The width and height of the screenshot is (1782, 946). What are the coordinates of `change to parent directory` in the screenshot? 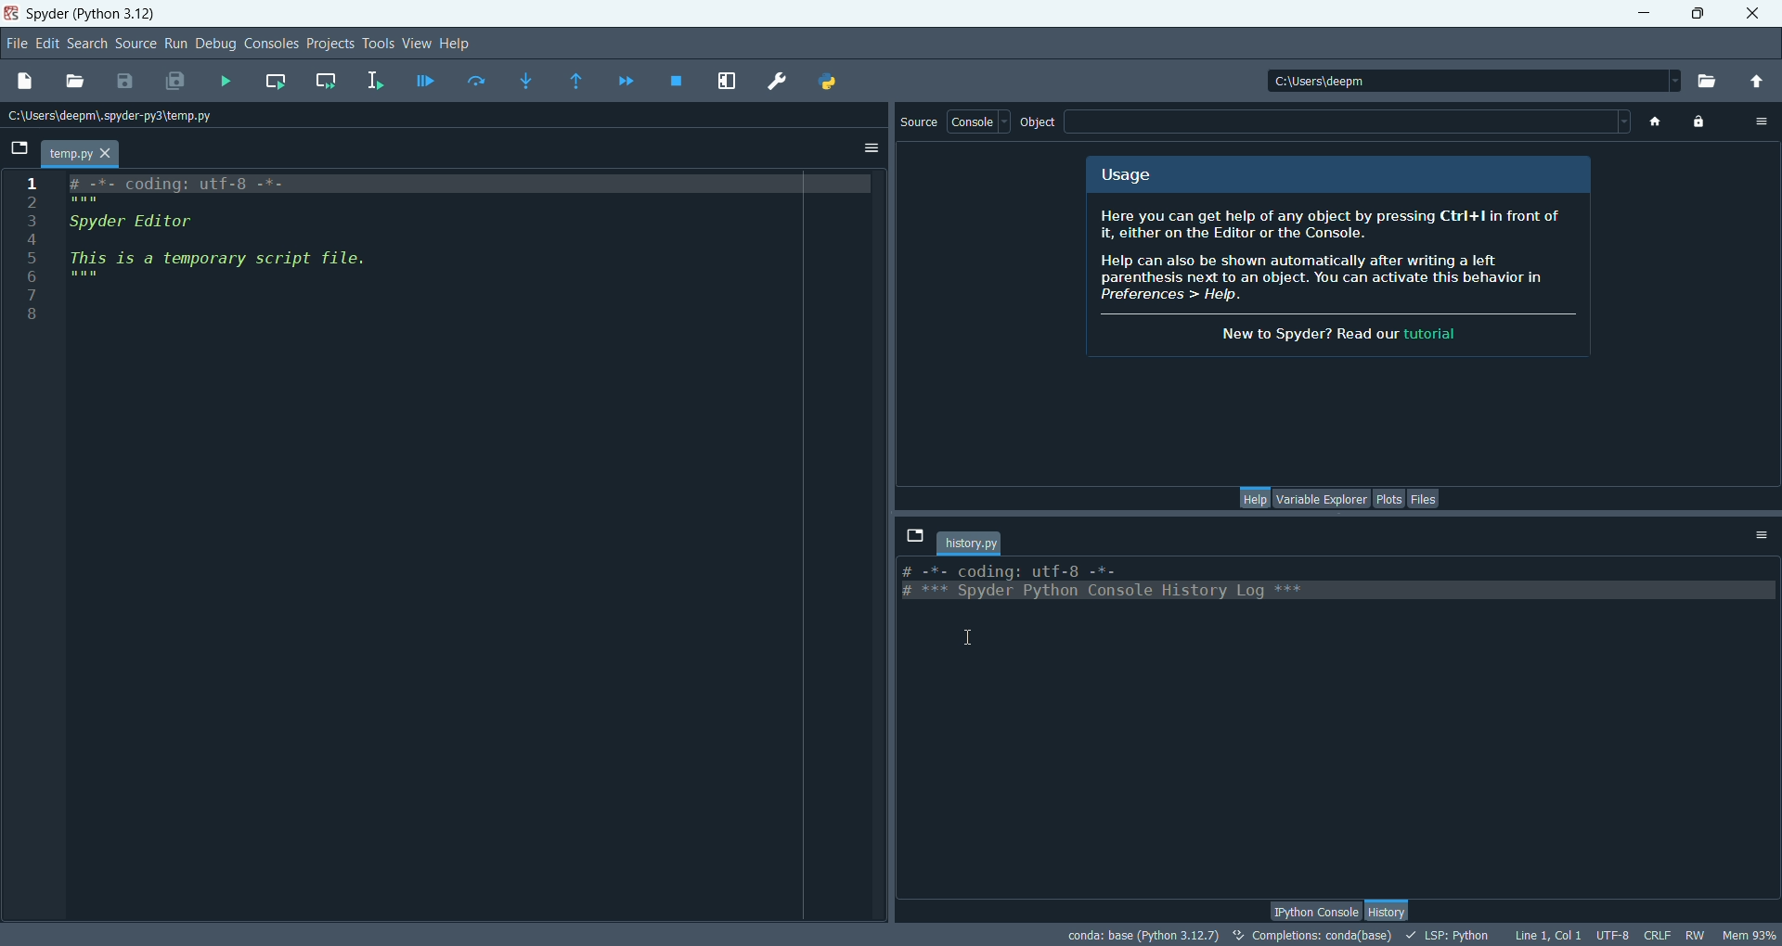 It's located at (1762, 83).